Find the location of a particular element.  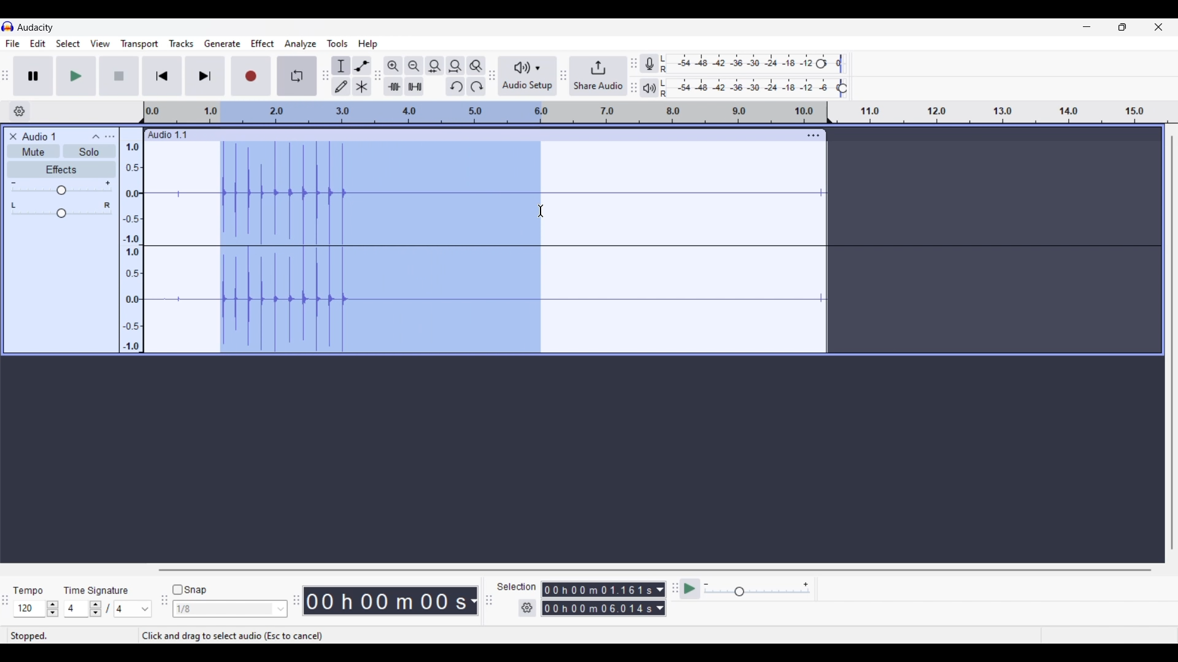

Close interface is located at coordinates (1158, 27).